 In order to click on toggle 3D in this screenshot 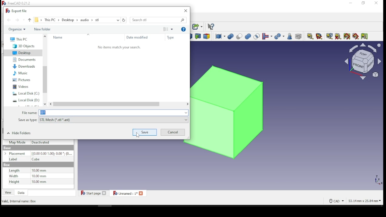, I will do `click(356, 36)`.